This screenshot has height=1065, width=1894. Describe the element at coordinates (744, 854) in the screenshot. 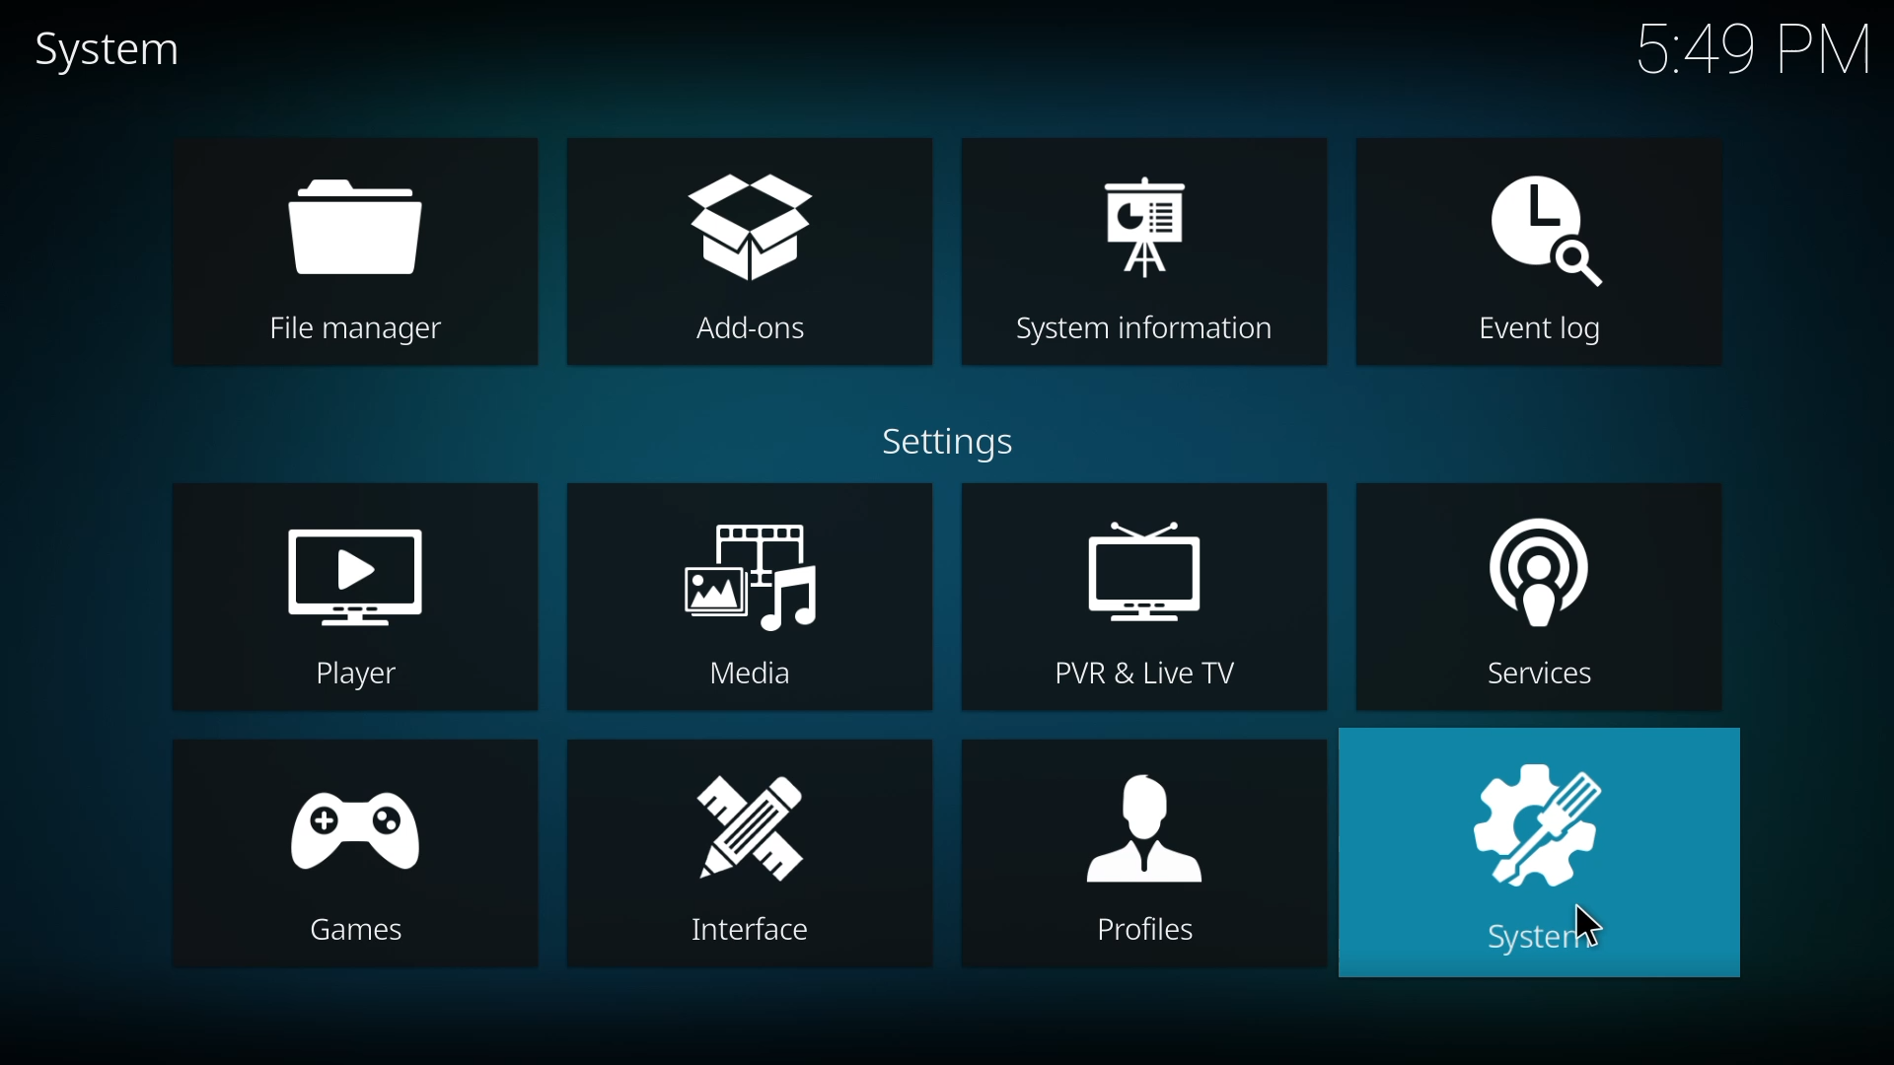

I see `interface` at that location.